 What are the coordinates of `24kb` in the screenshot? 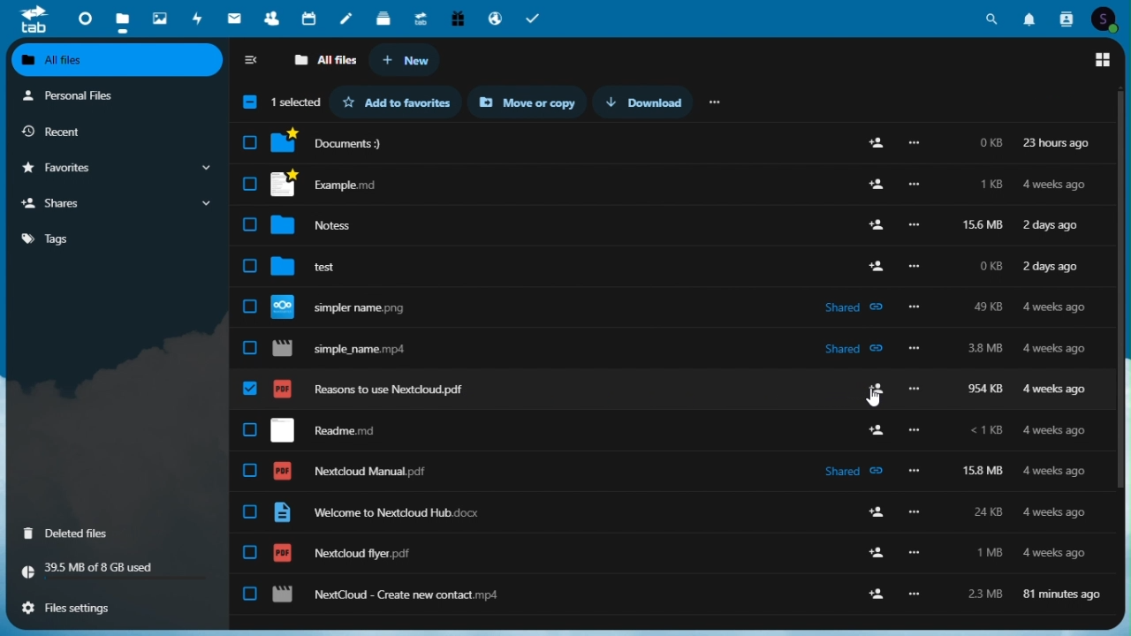 It's located at (986, 511).